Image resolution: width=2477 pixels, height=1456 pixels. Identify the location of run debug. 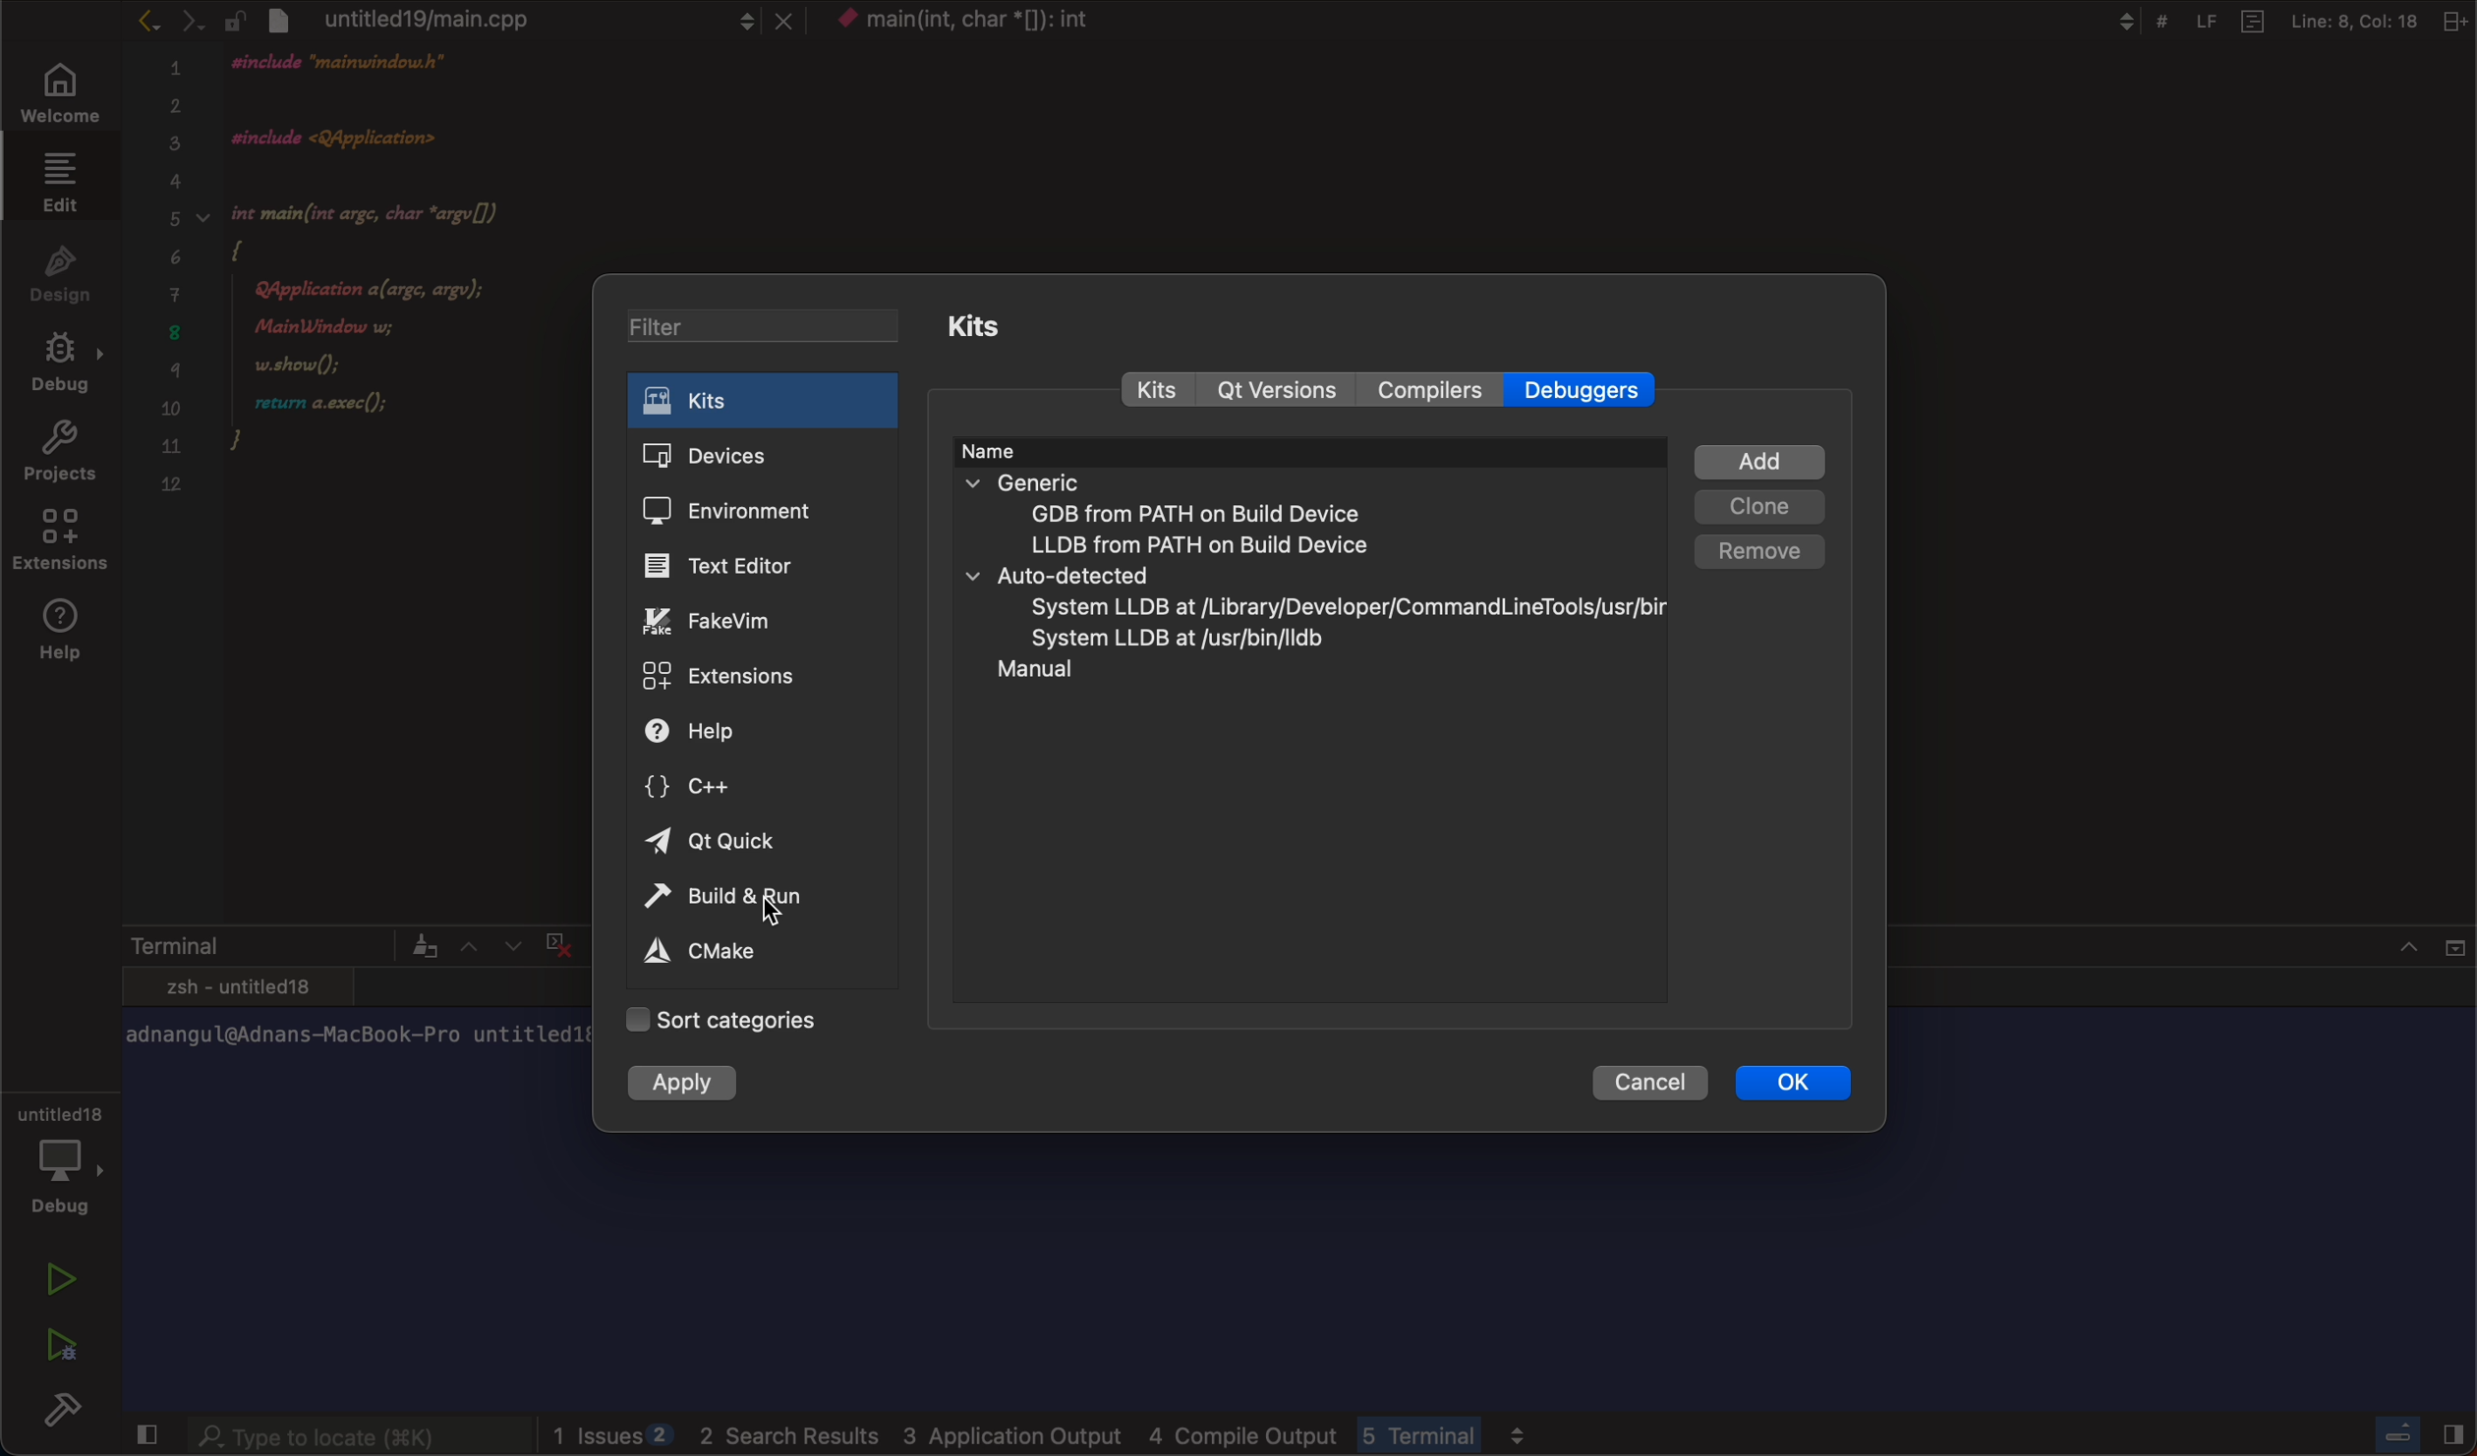
(58, 1339).